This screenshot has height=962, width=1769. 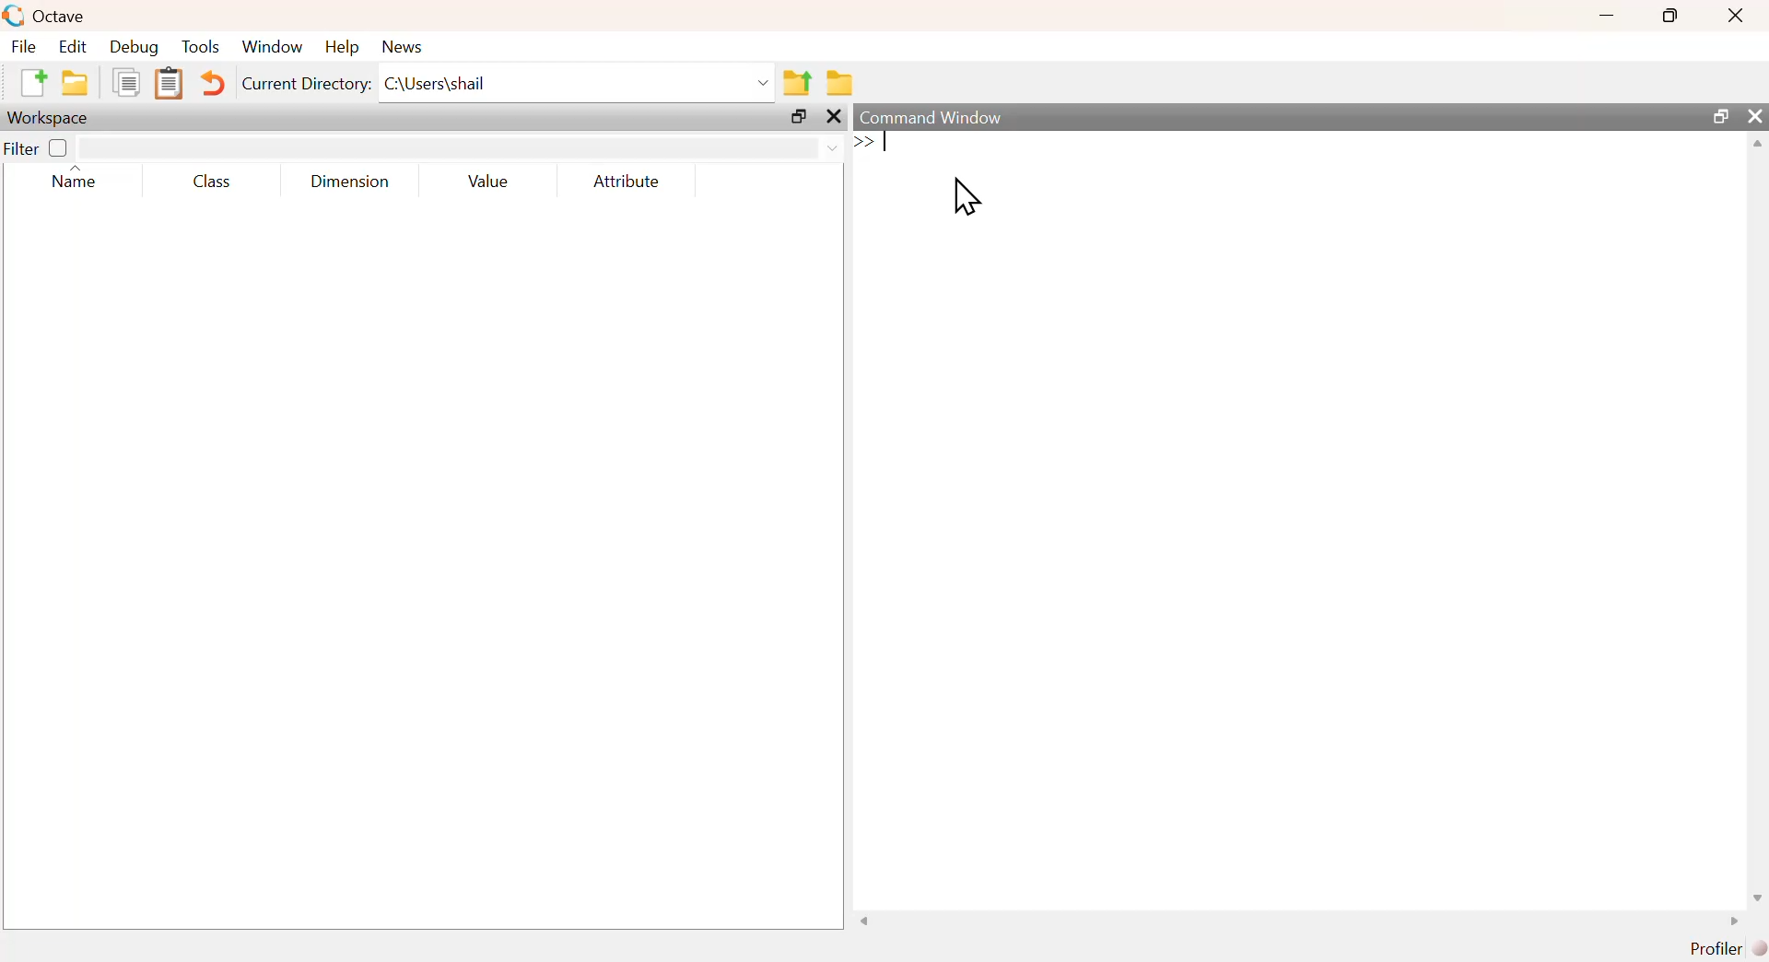 I want to click on paste, so click(x=169, y=84).